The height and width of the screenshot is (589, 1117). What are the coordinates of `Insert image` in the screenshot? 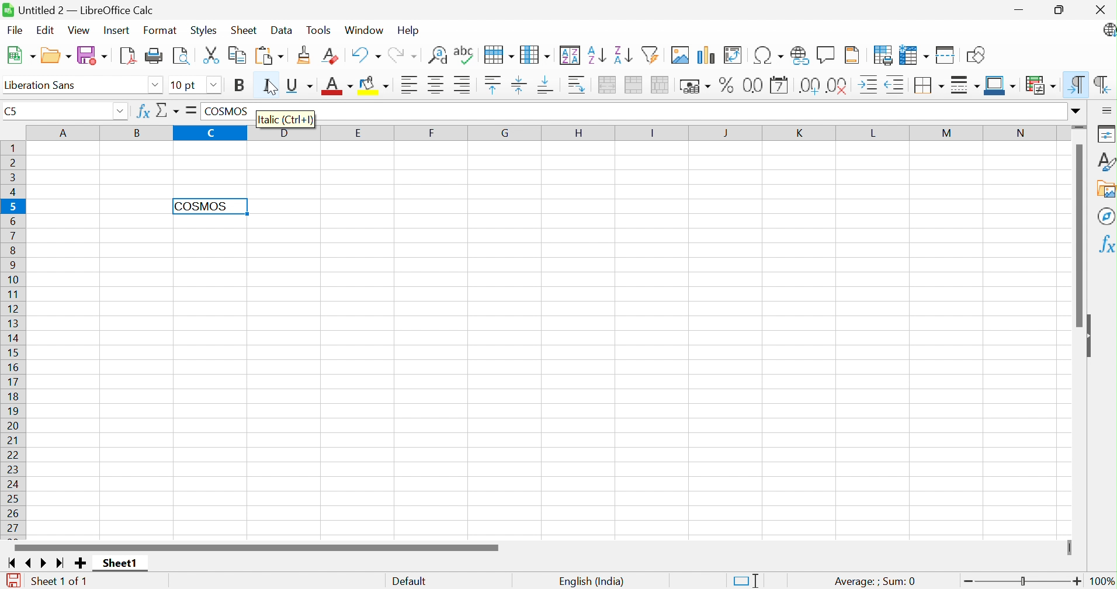 It's located at (679, 55).